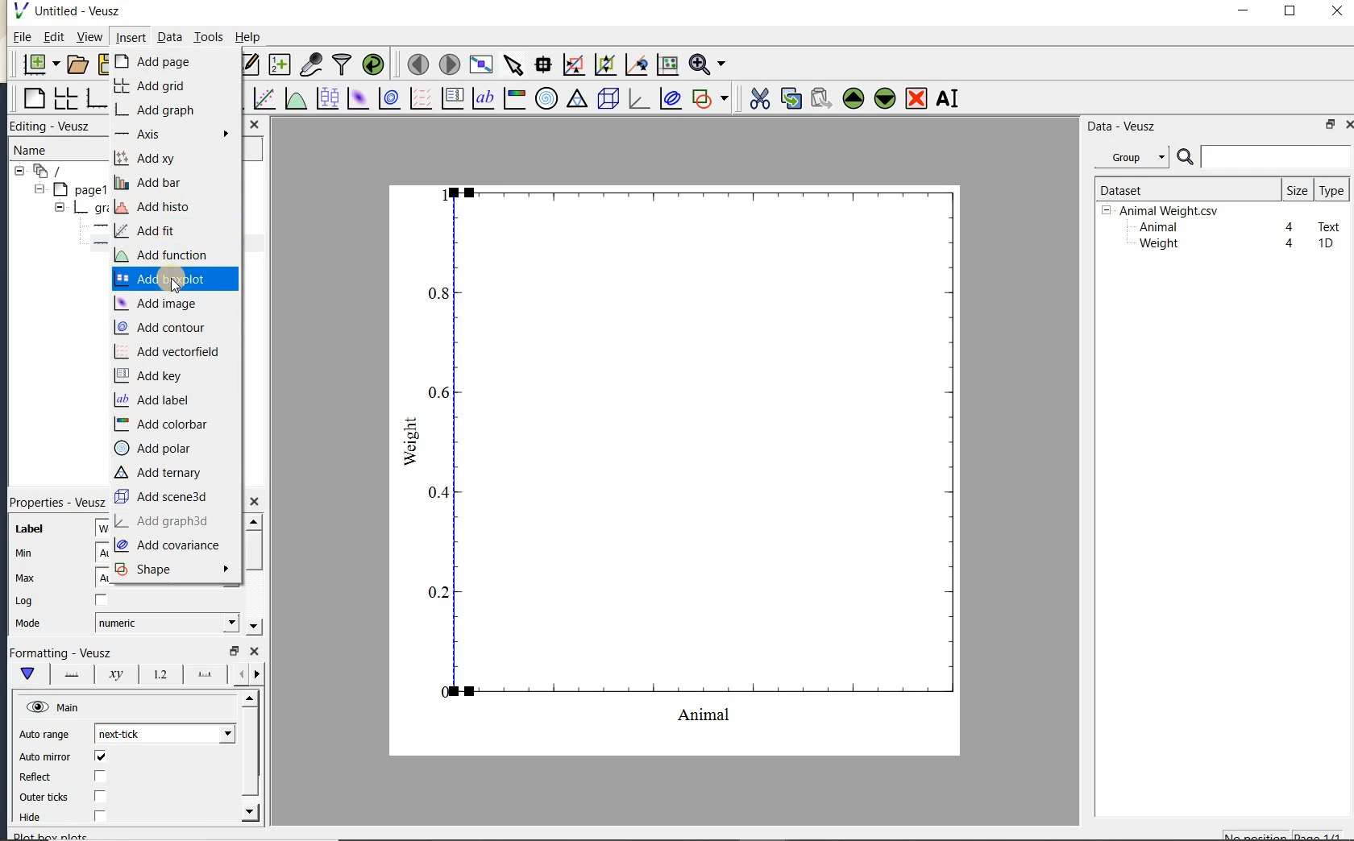 Image resolution: width=1354 pixels, height=841 pixels. What do you see at coordinates (946, 98) in the screenshot?
I see `renames the selected widget` at bounding box center [946, 98].